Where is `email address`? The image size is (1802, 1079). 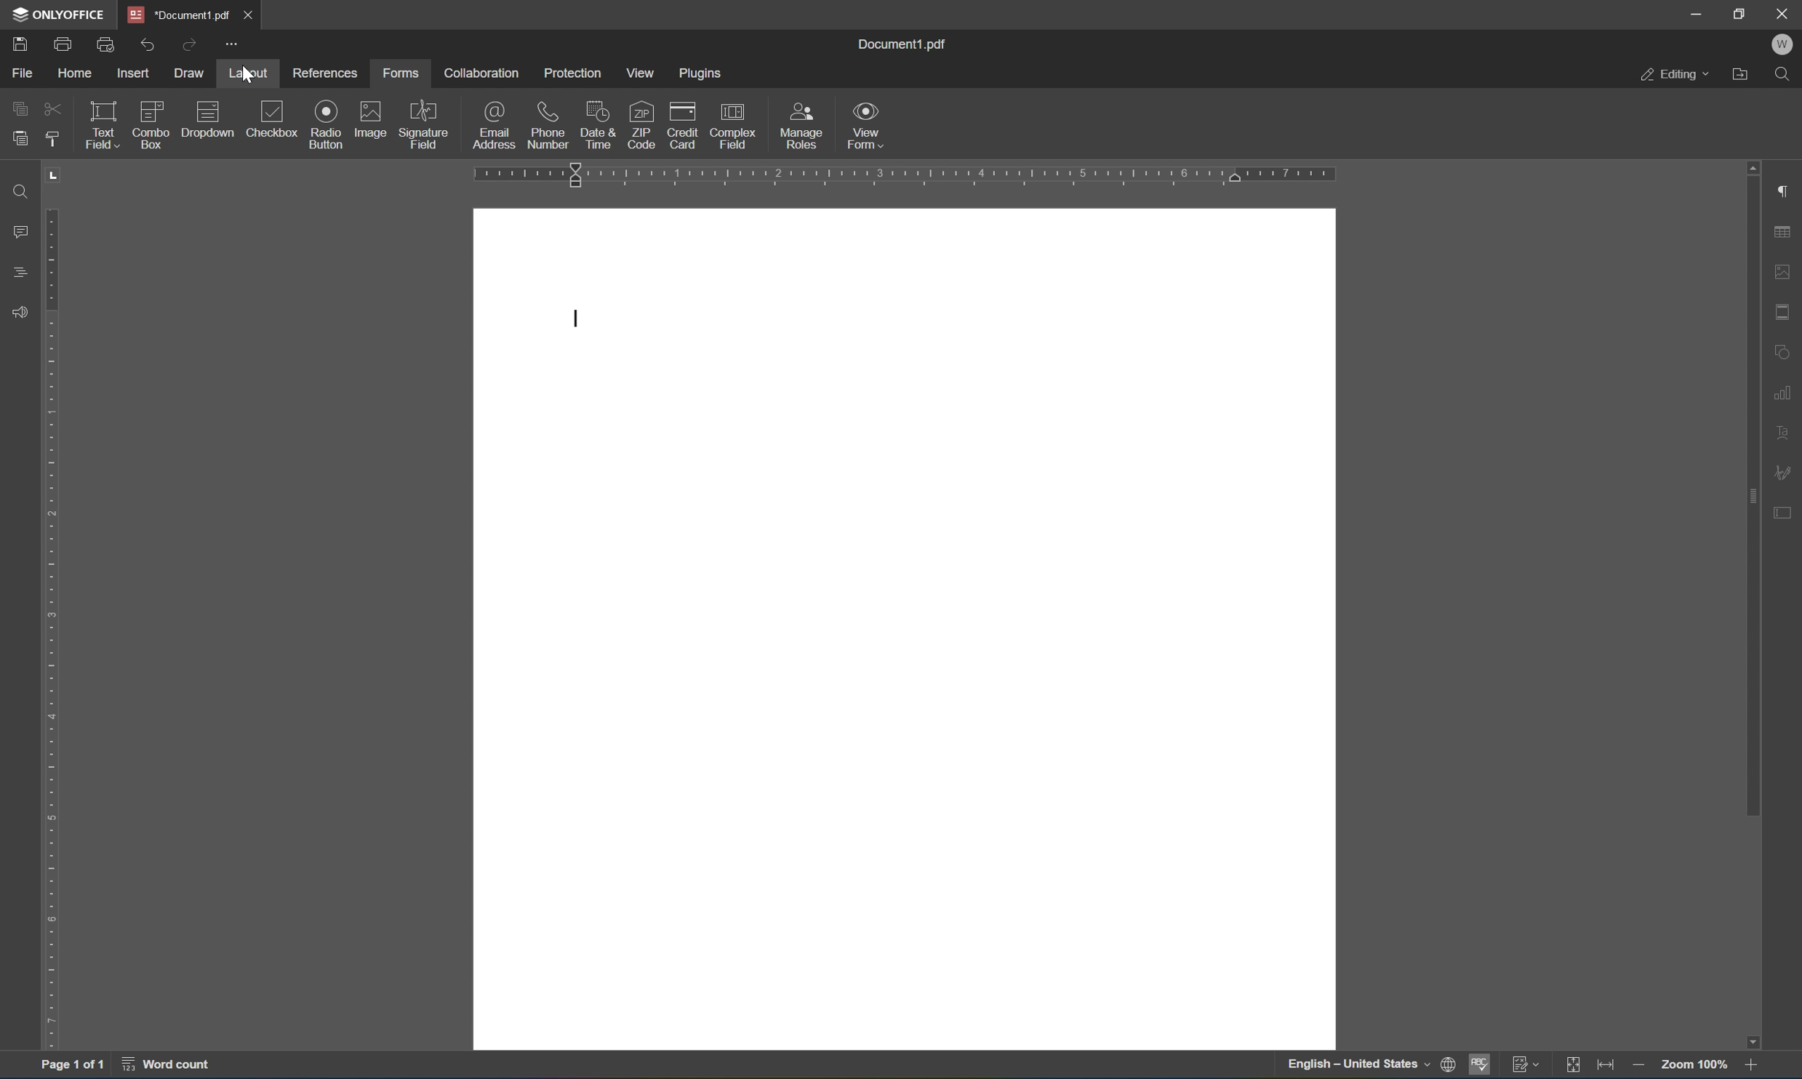
email address is located at coordinates (496, 124).